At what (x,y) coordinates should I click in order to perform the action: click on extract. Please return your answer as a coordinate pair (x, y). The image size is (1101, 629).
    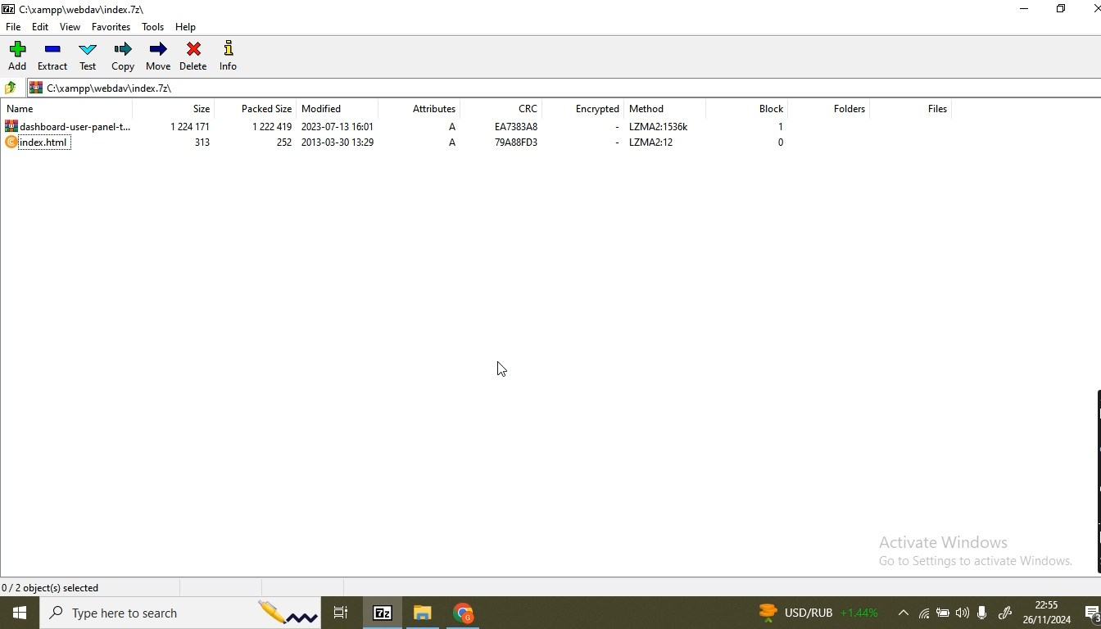
    Looking at the image, I should click on (55, 57).